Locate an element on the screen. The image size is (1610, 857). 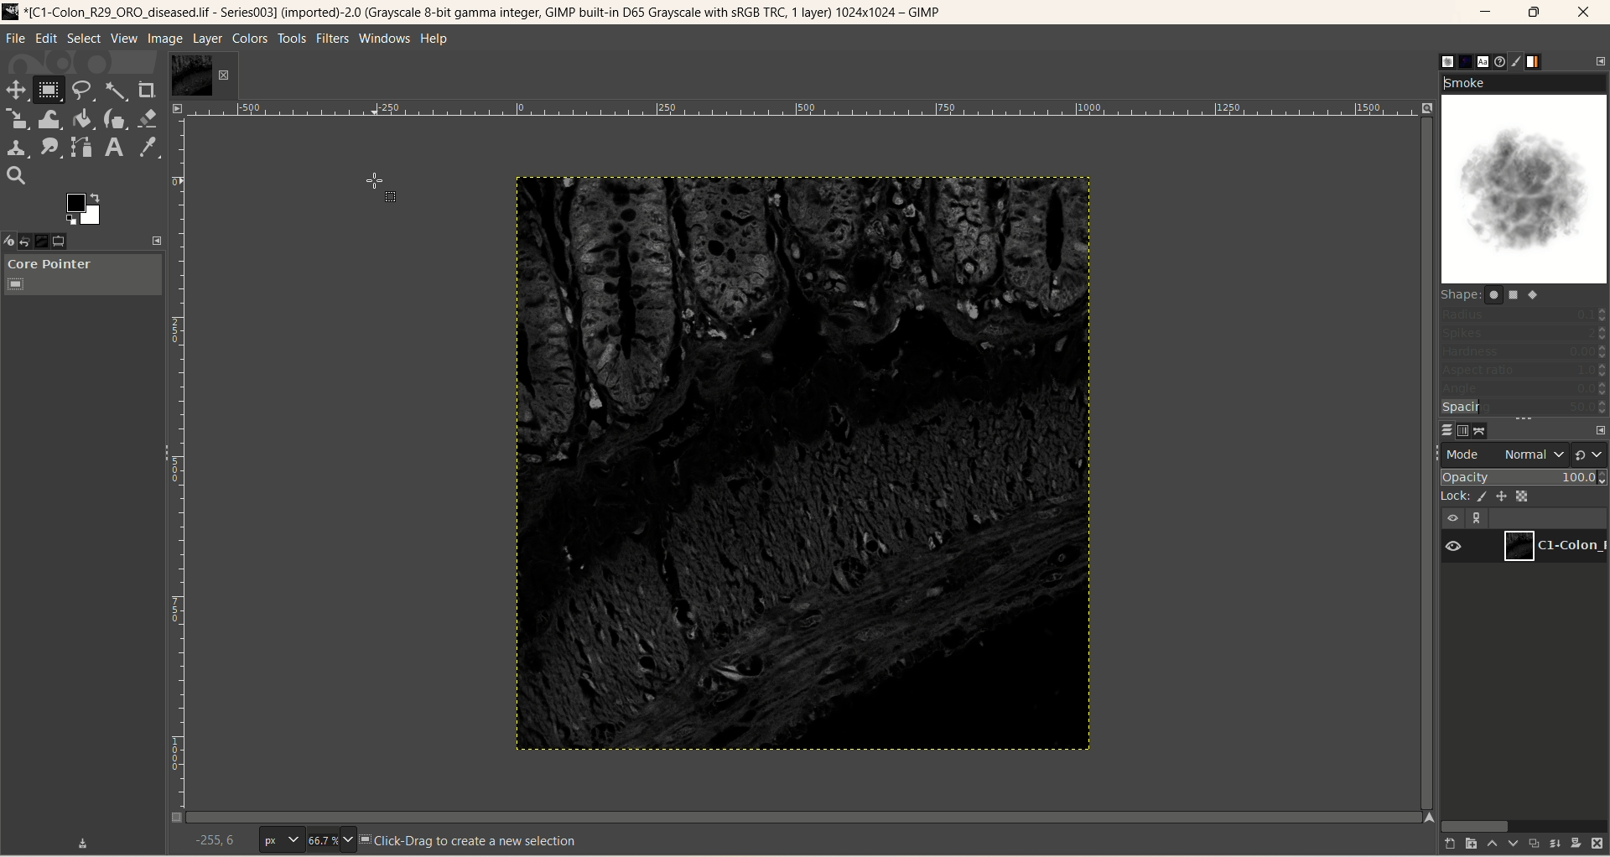
smudge tool is located at coordinates (51, 147).